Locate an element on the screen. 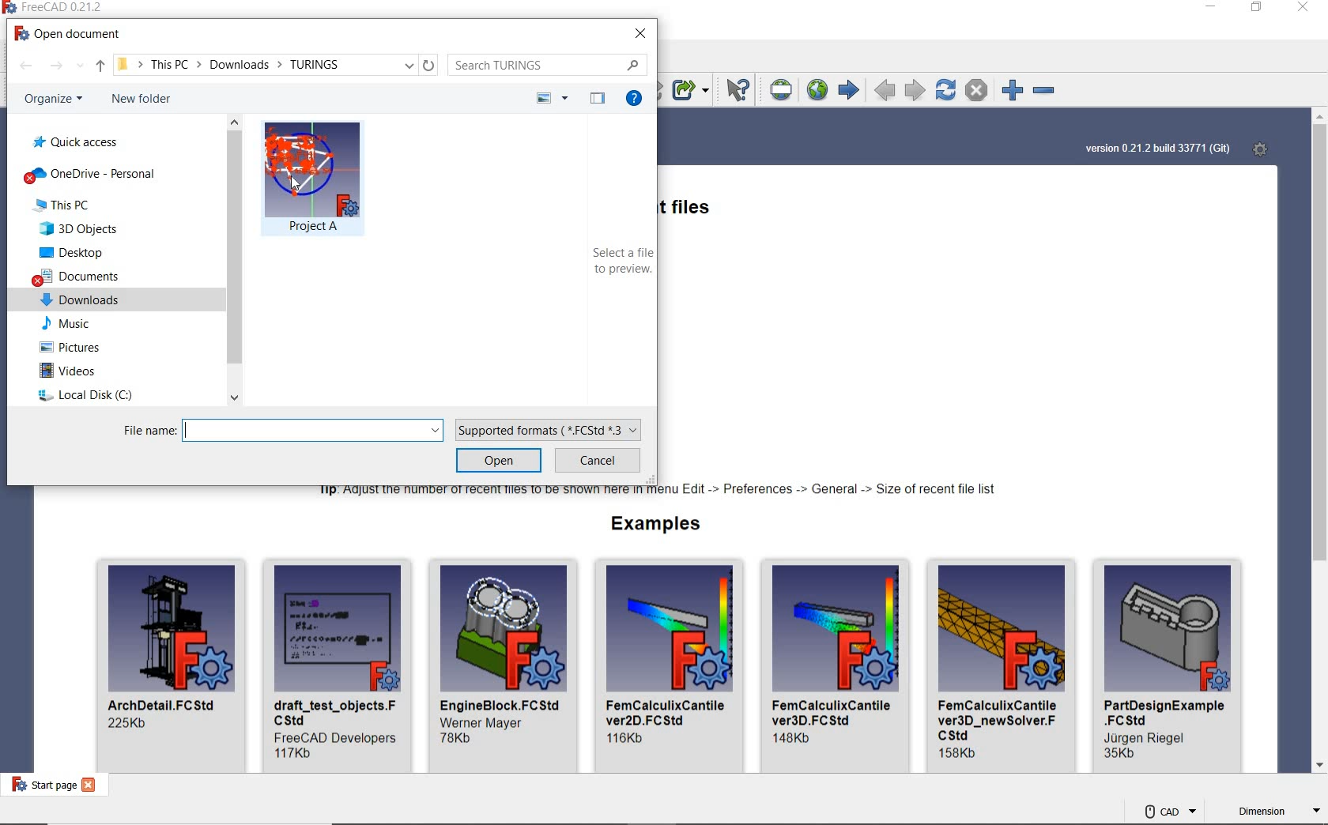 This screenshot has height=825, width=1328. name is located at coordinates (669, 711).